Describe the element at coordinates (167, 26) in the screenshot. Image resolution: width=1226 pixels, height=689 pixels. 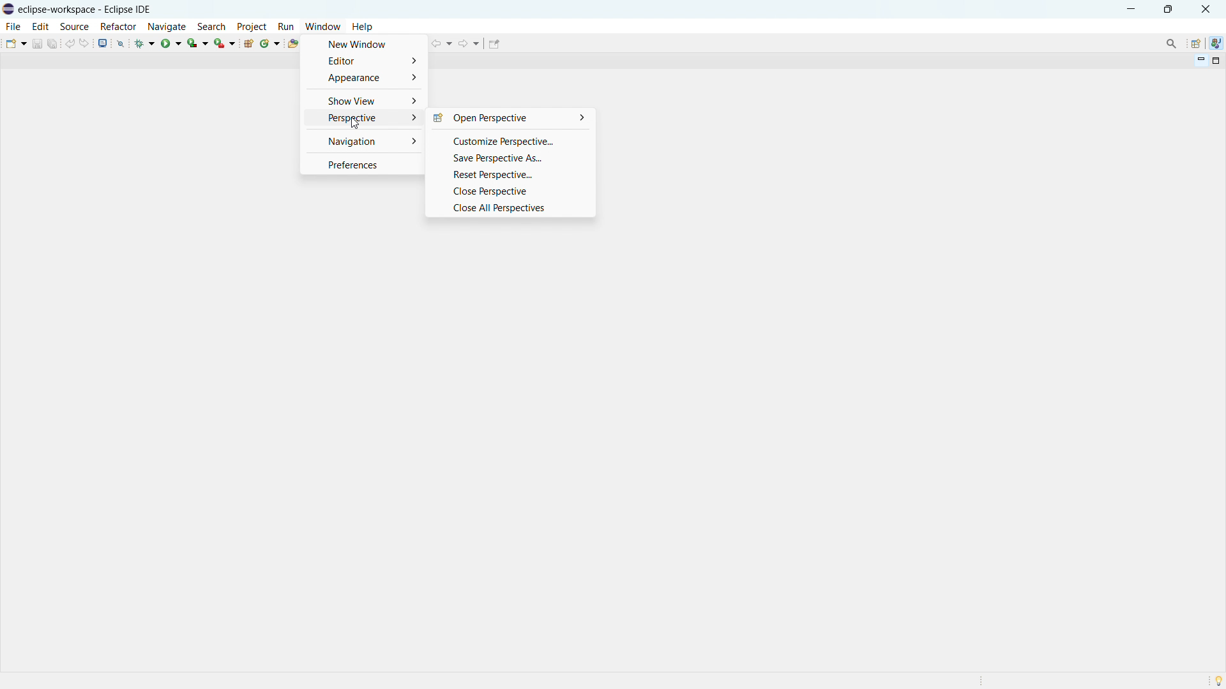
I see `navigate` at that location.